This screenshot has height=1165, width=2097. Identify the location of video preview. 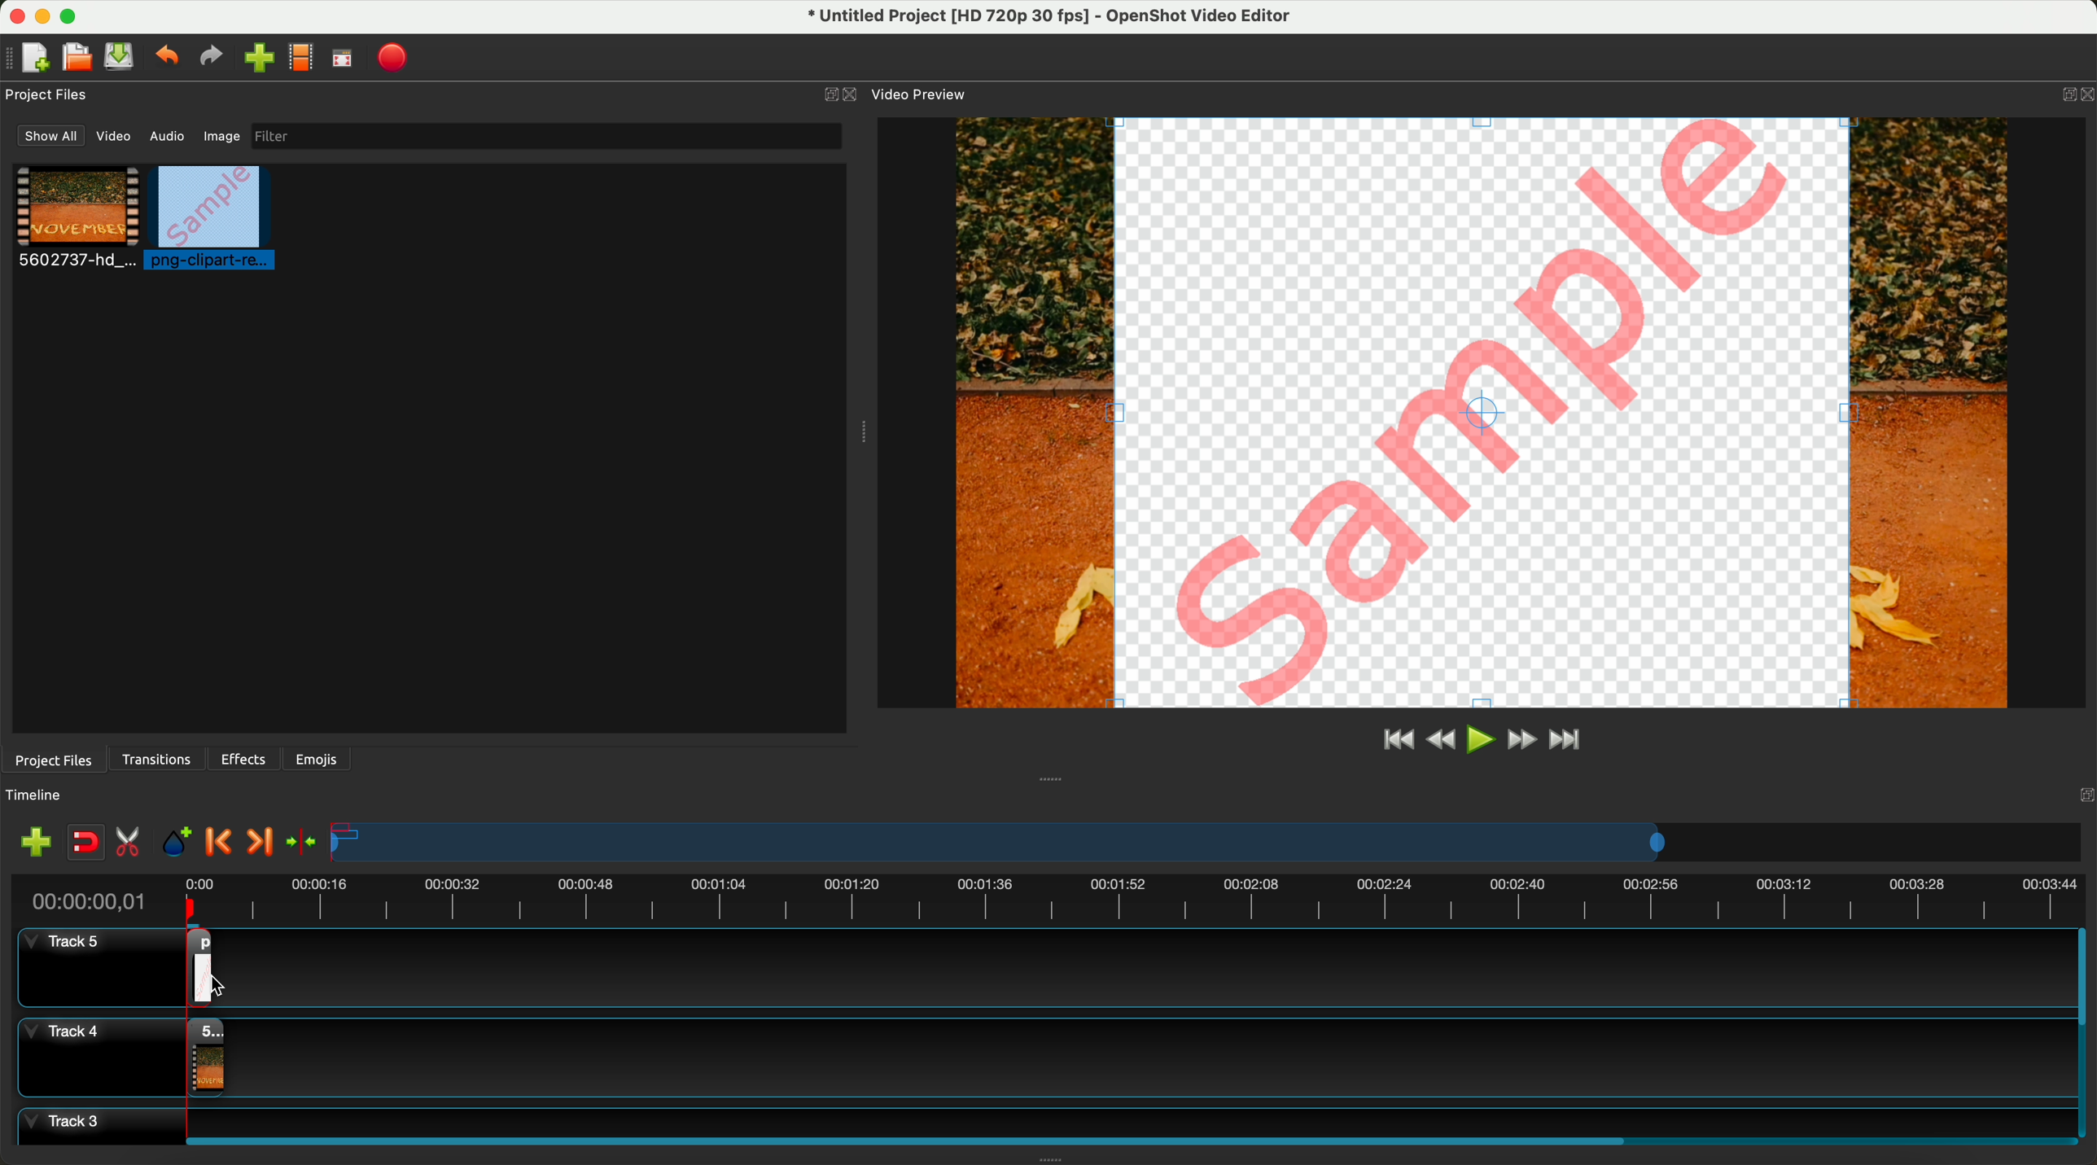
(917, 94).